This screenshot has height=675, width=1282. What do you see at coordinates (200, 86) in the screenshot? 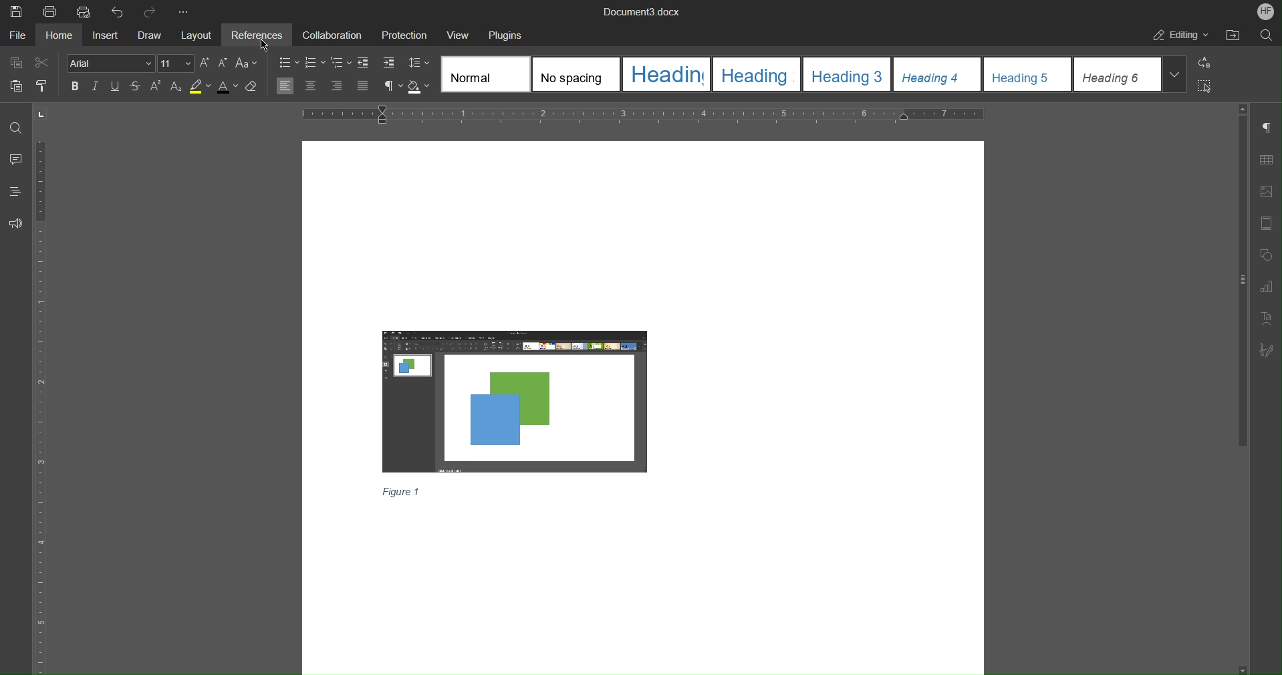
I see `Highlight` at bounding box center [200, 86].